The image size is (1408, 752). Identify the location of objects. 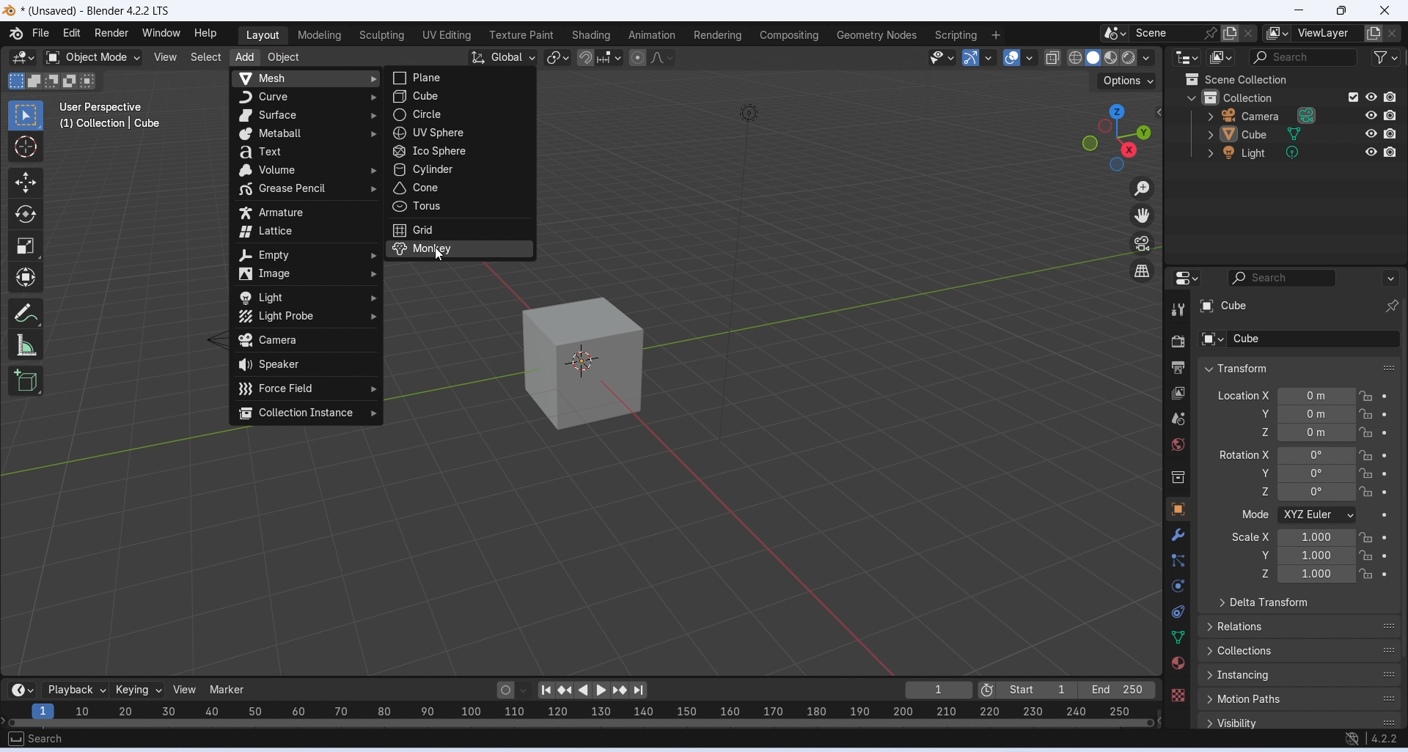
(1178, 509).